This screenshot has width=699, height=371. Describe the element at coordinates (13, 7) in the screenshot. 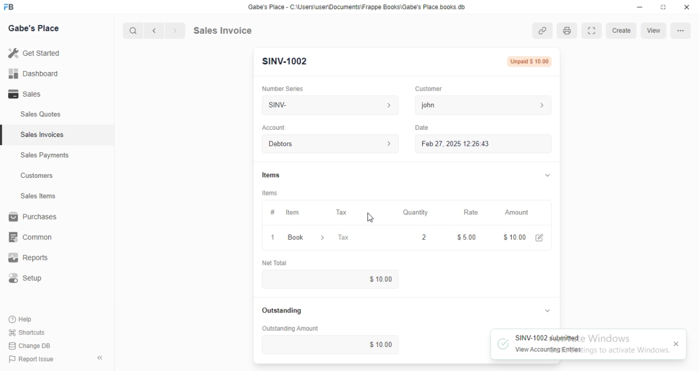

I see `Logo` at that location.